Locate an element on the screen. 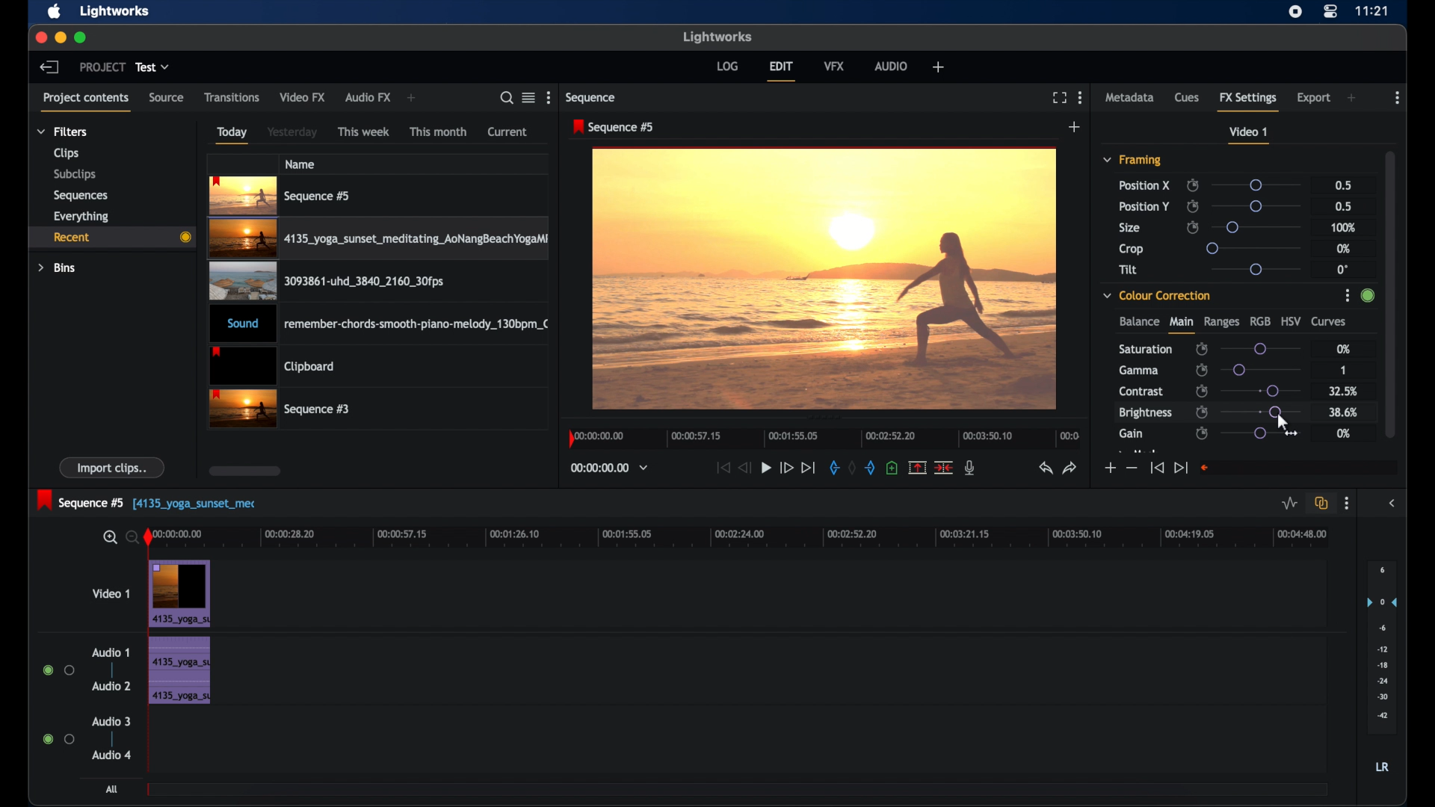  name is located at coordinates (301, 164).